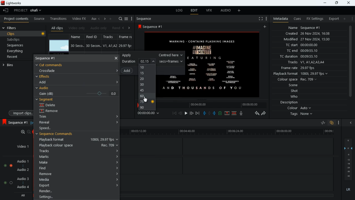 The image size is (355, 200). Describe the element at coordinates (332, 123) in the screenshot. I see `overlap` at that location.